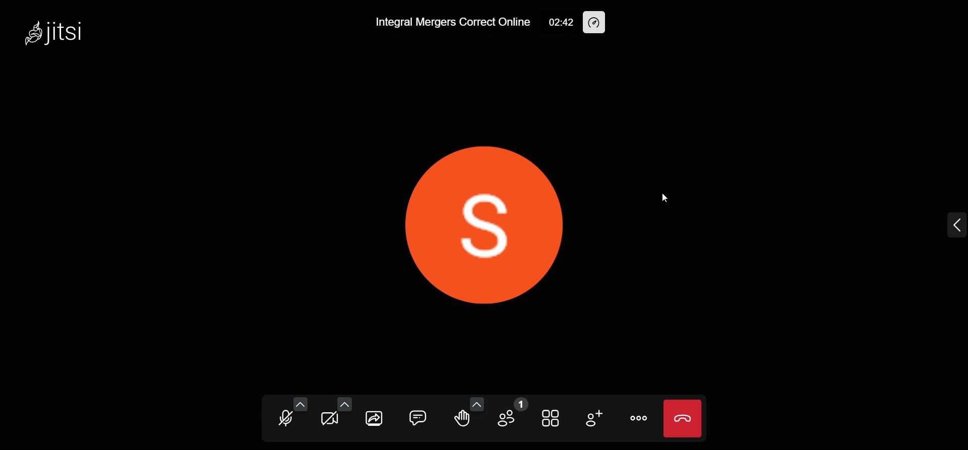 Image resolution: width=968 pixels, height=450 pixels. I want to click on more reactions, so click(476, 403).